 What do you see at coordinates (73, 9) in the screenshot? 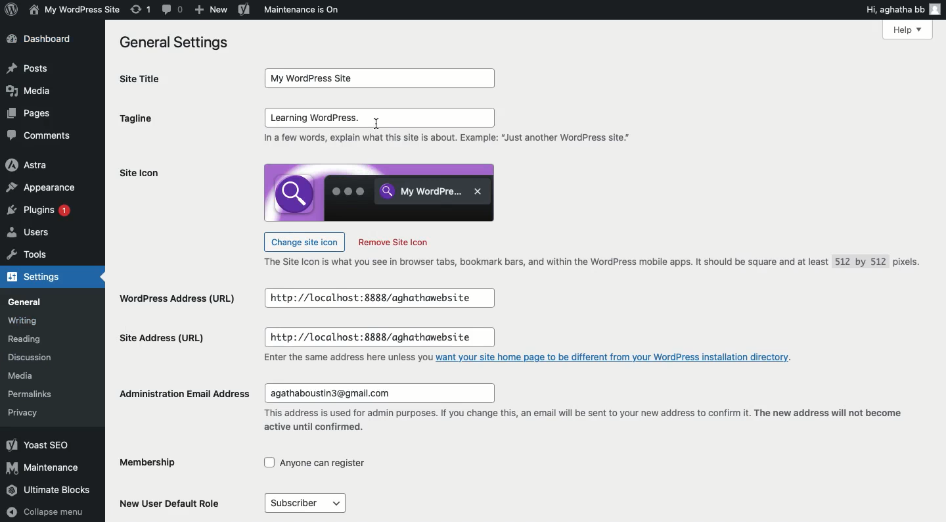
I see `My WordPress Site` at bounding box center [73, 9].